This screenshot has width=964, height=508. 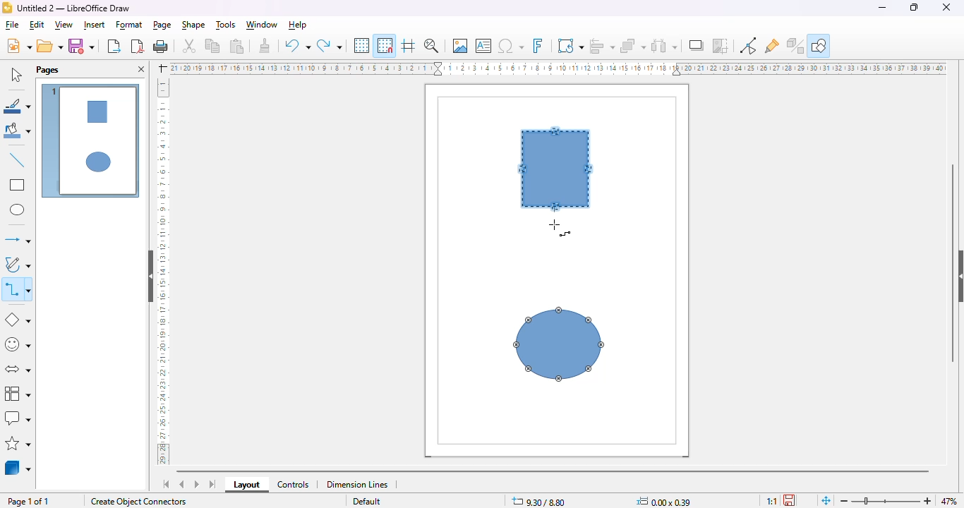 What do you see at coordinates (16, 73) in the screenshot?
I see `select` at bounding box center [16, 73].